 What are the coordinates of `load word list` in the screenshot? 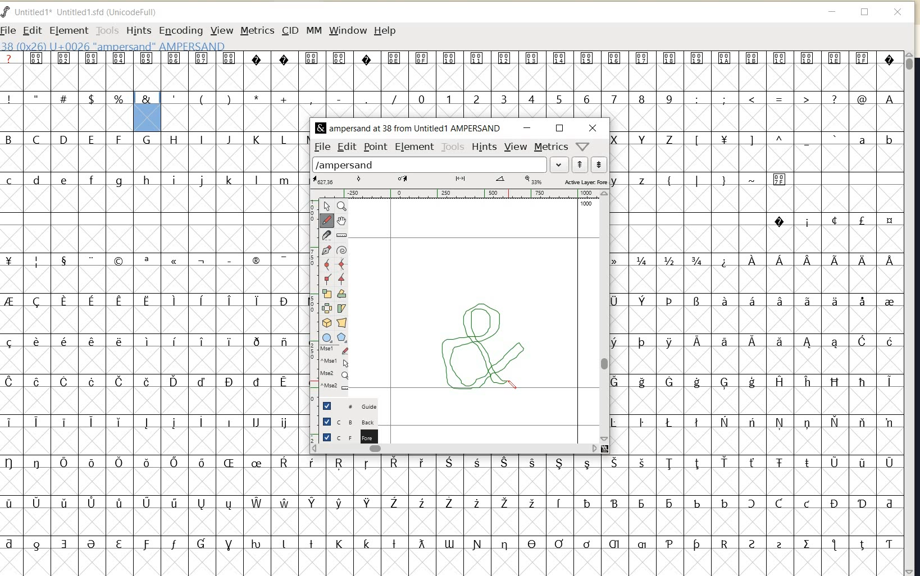 It's located at (429, 164).